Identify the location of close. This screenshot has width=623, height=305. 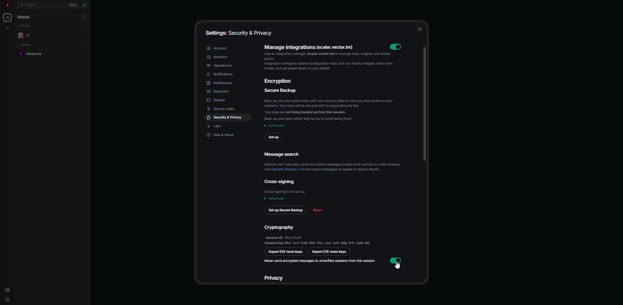
(420, 29).